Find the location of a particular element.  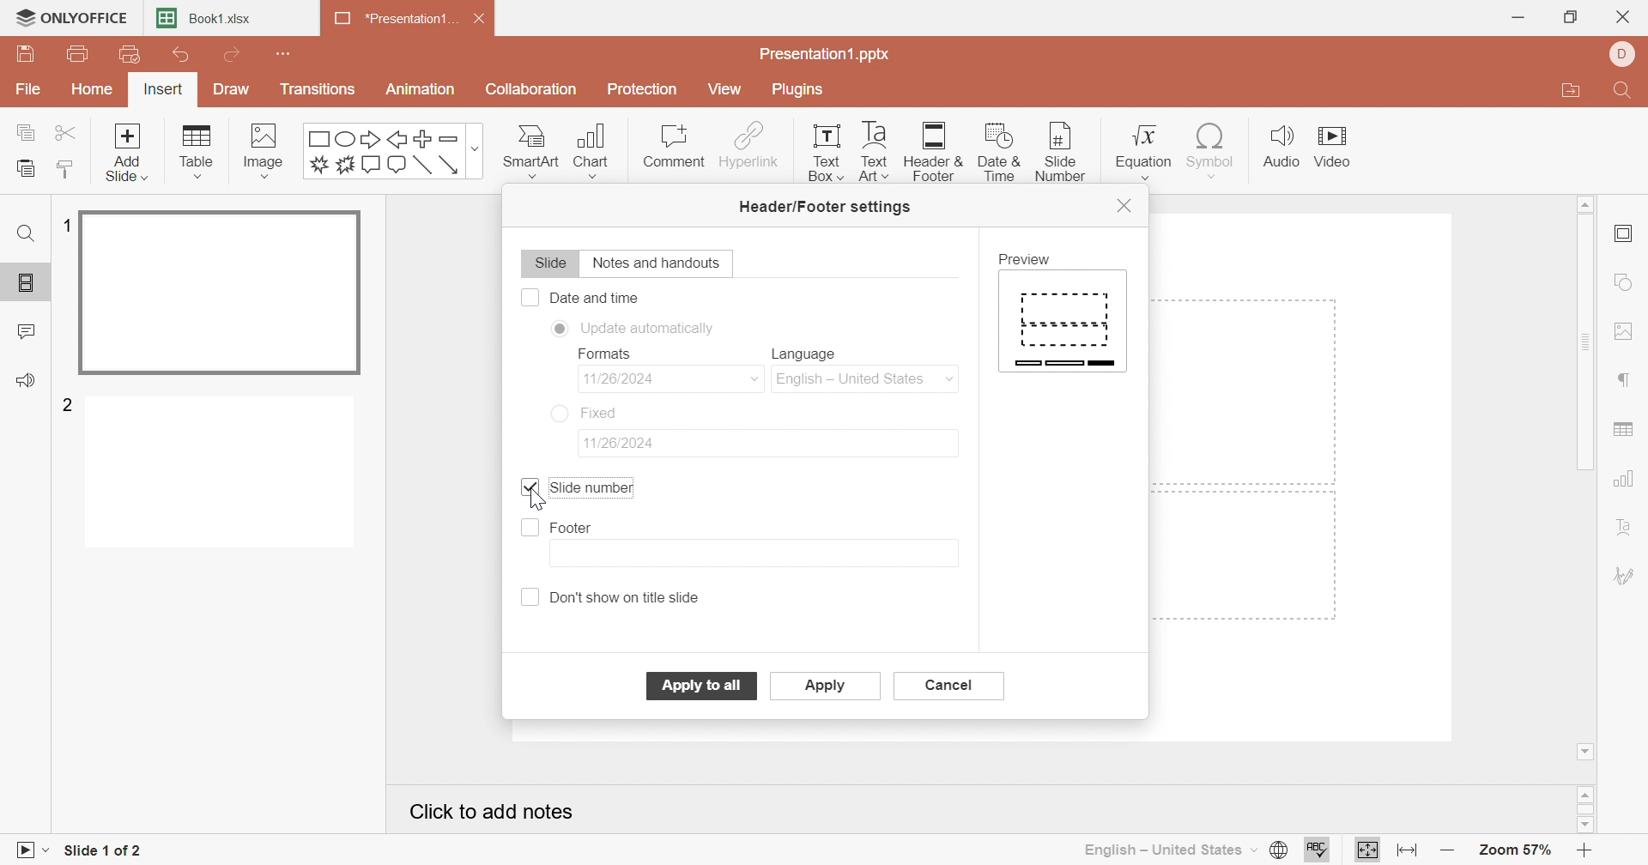

English - United States is located at coordinates (868, 380).